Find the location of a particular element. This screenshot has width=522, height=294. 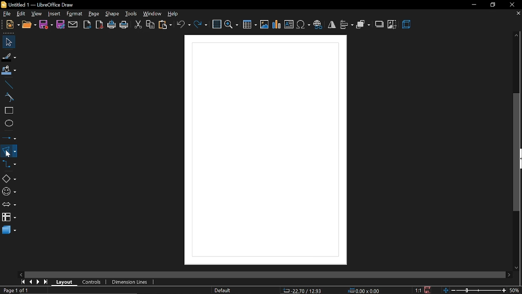

shadow is located at coordinates (380, 24).